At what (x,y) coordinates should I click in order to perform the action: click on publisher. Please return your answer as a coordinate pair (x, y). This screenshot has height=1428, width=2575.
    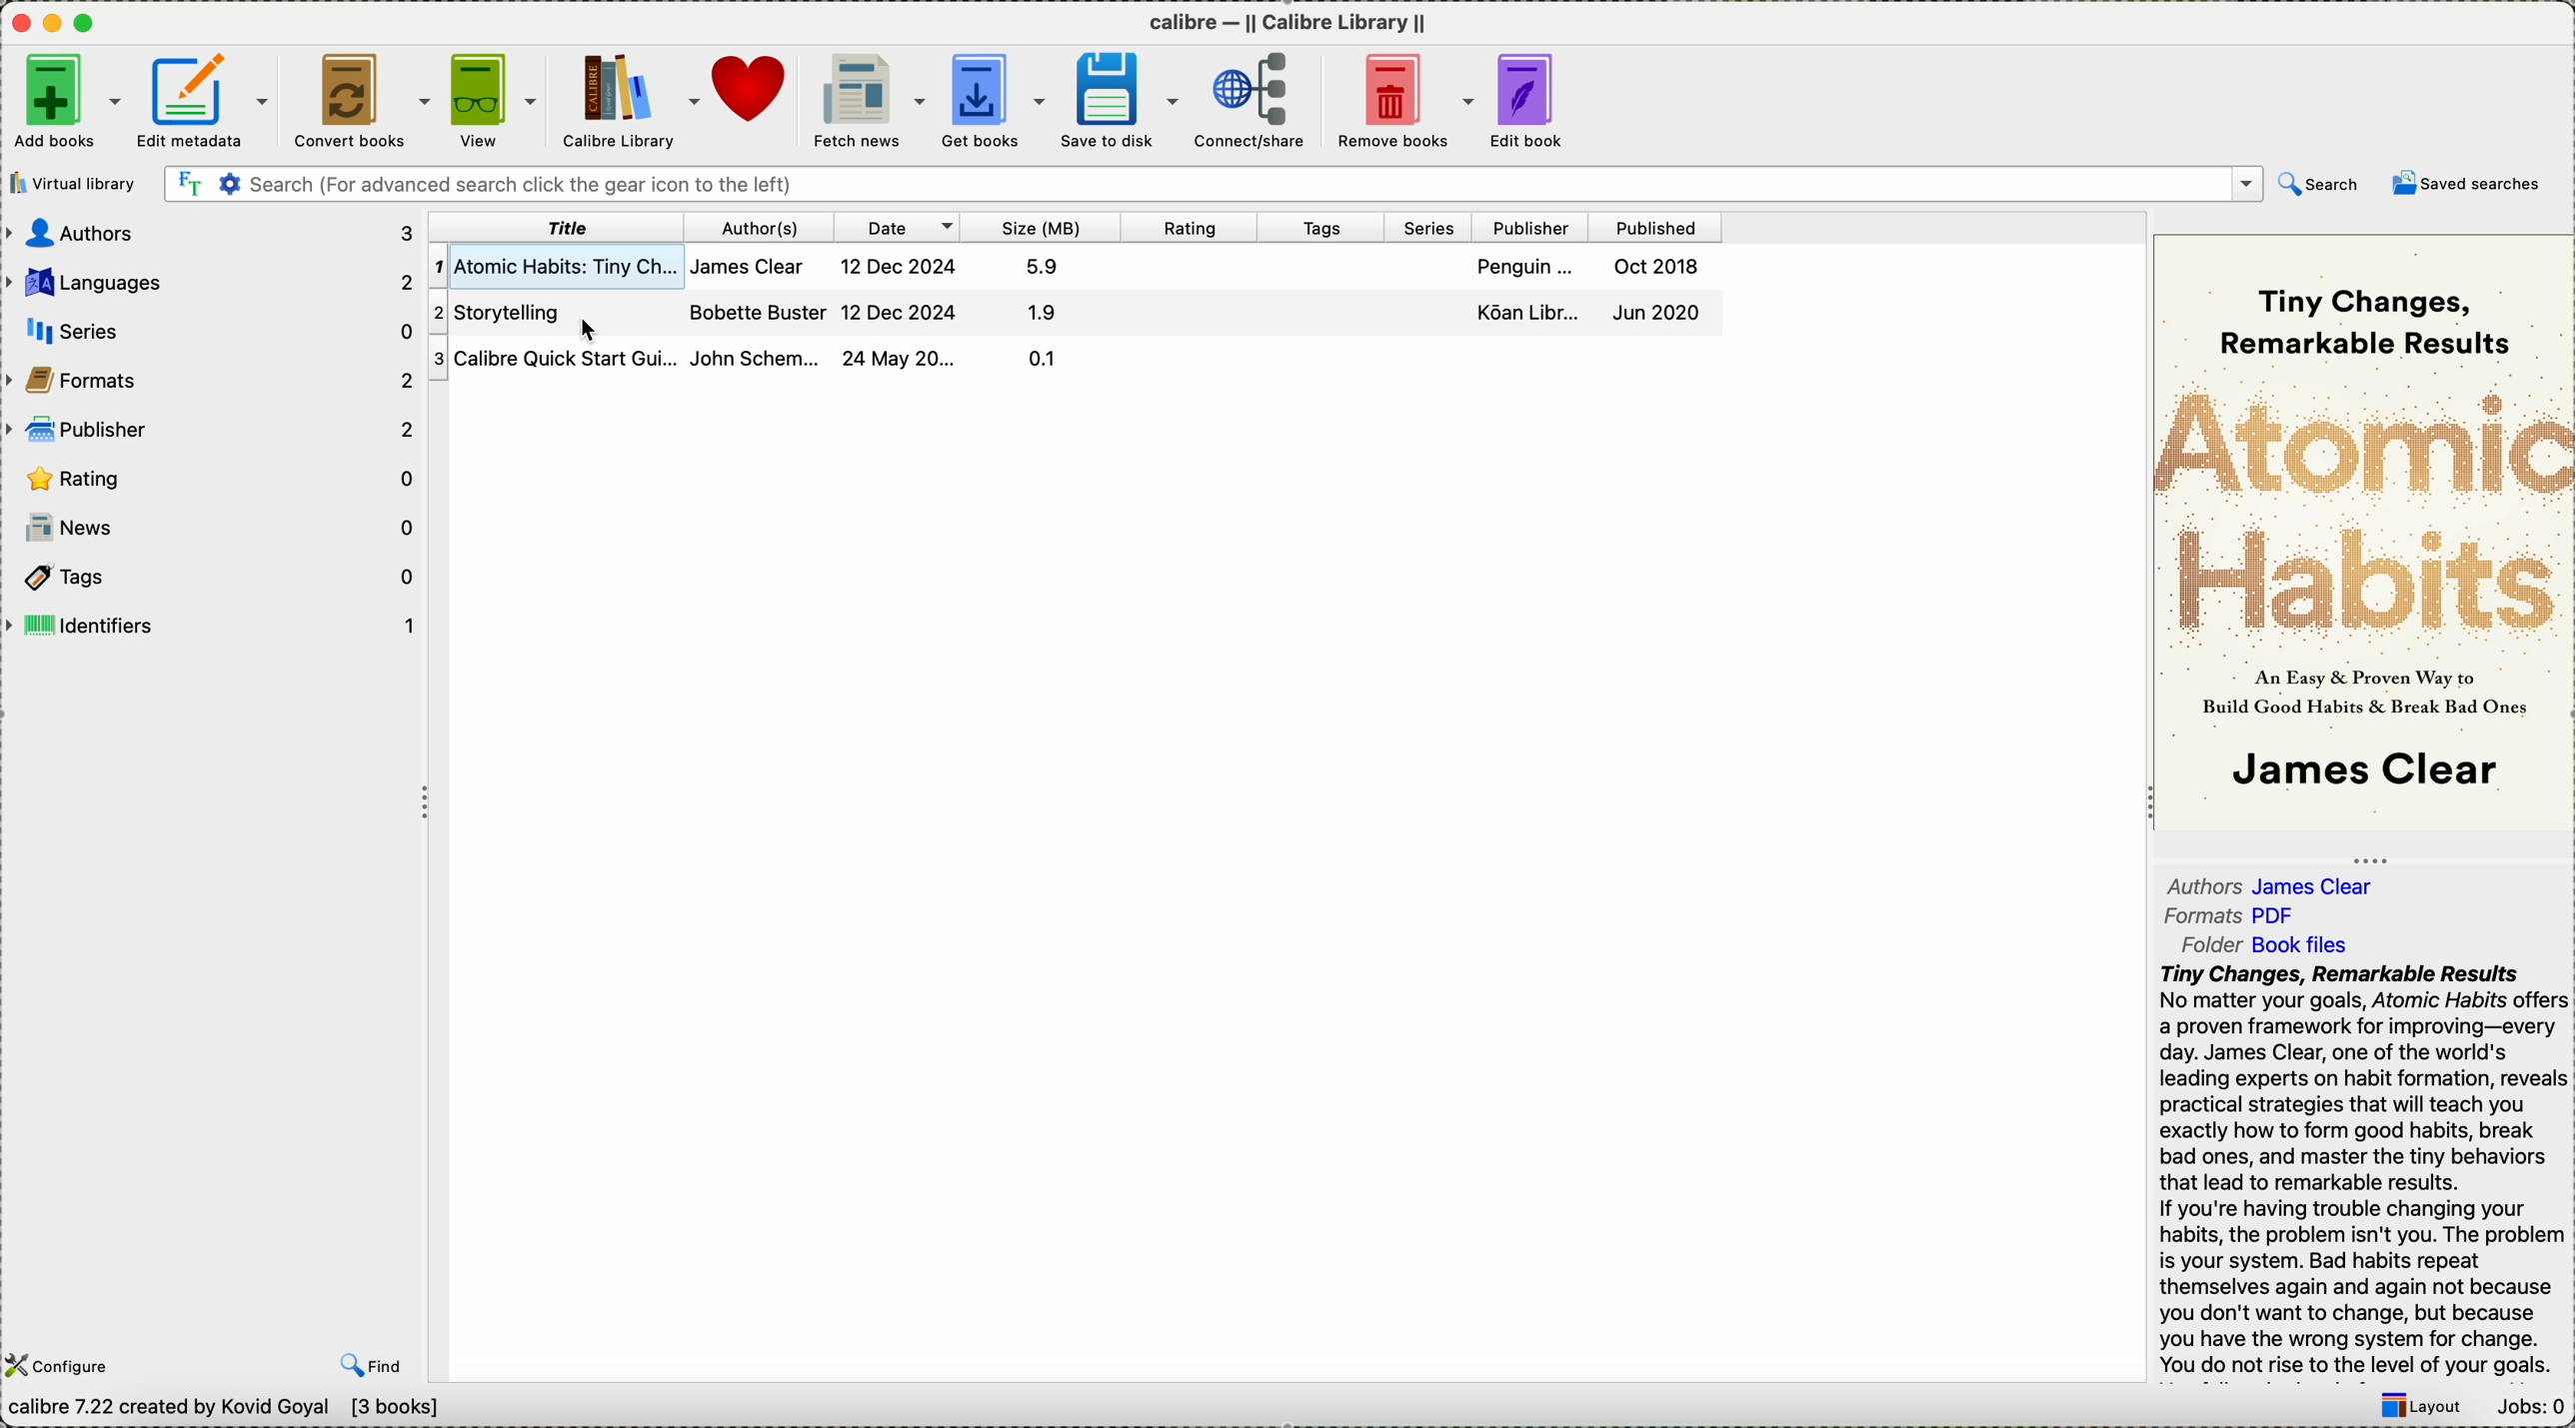
    Looking at the image, I should click on (216, 427).